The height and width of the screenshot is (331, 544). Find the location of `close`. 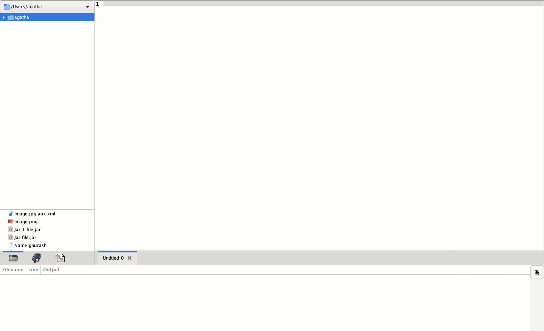

close is located at coordinates (538, 271).